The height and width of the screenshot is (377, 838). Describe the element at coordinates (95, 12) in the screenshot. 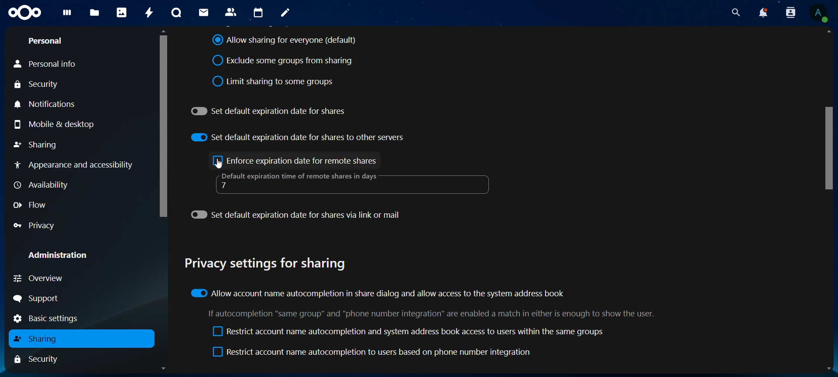

I see `files` at that location.